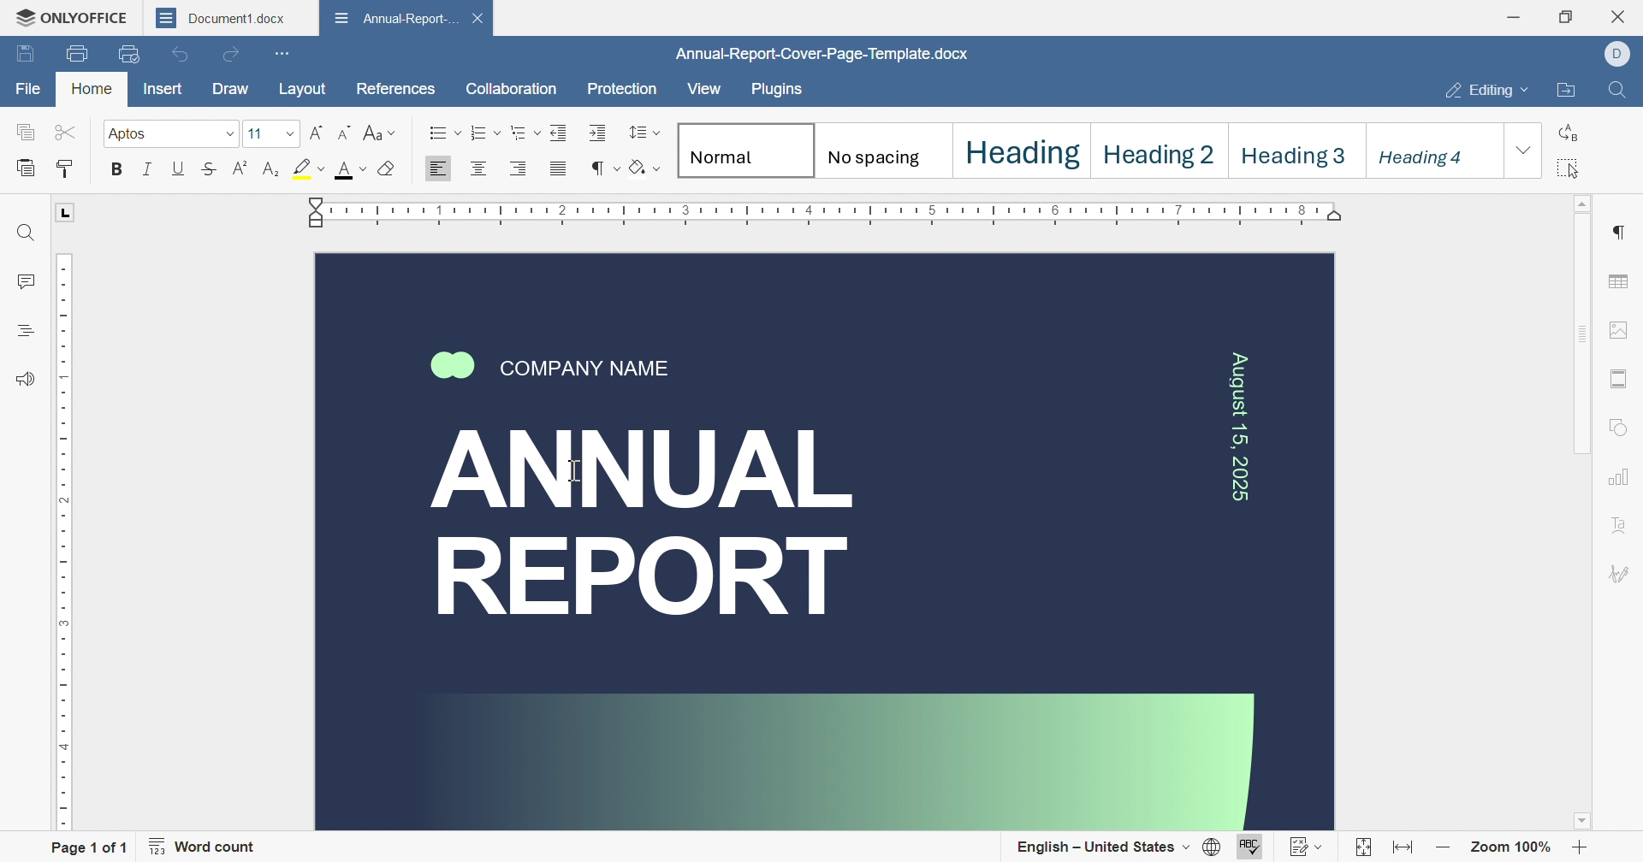 Image resolution: width=1643 pixels, height=862 pixels. I want to click on word count, so click(208, 847).